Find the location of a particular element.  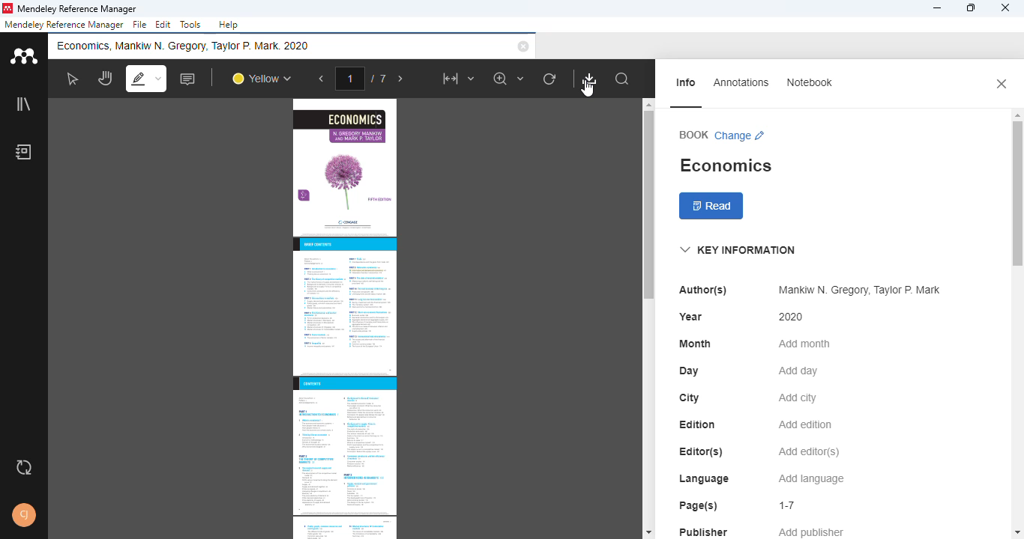

tools is located at coordinates (190, 24).